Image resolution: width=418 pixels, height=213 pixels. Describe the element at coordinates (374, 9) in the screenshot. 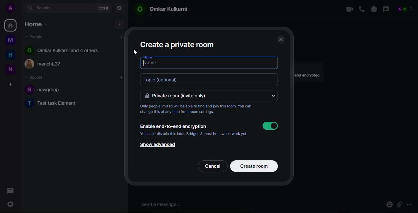

I see `info` at that location.